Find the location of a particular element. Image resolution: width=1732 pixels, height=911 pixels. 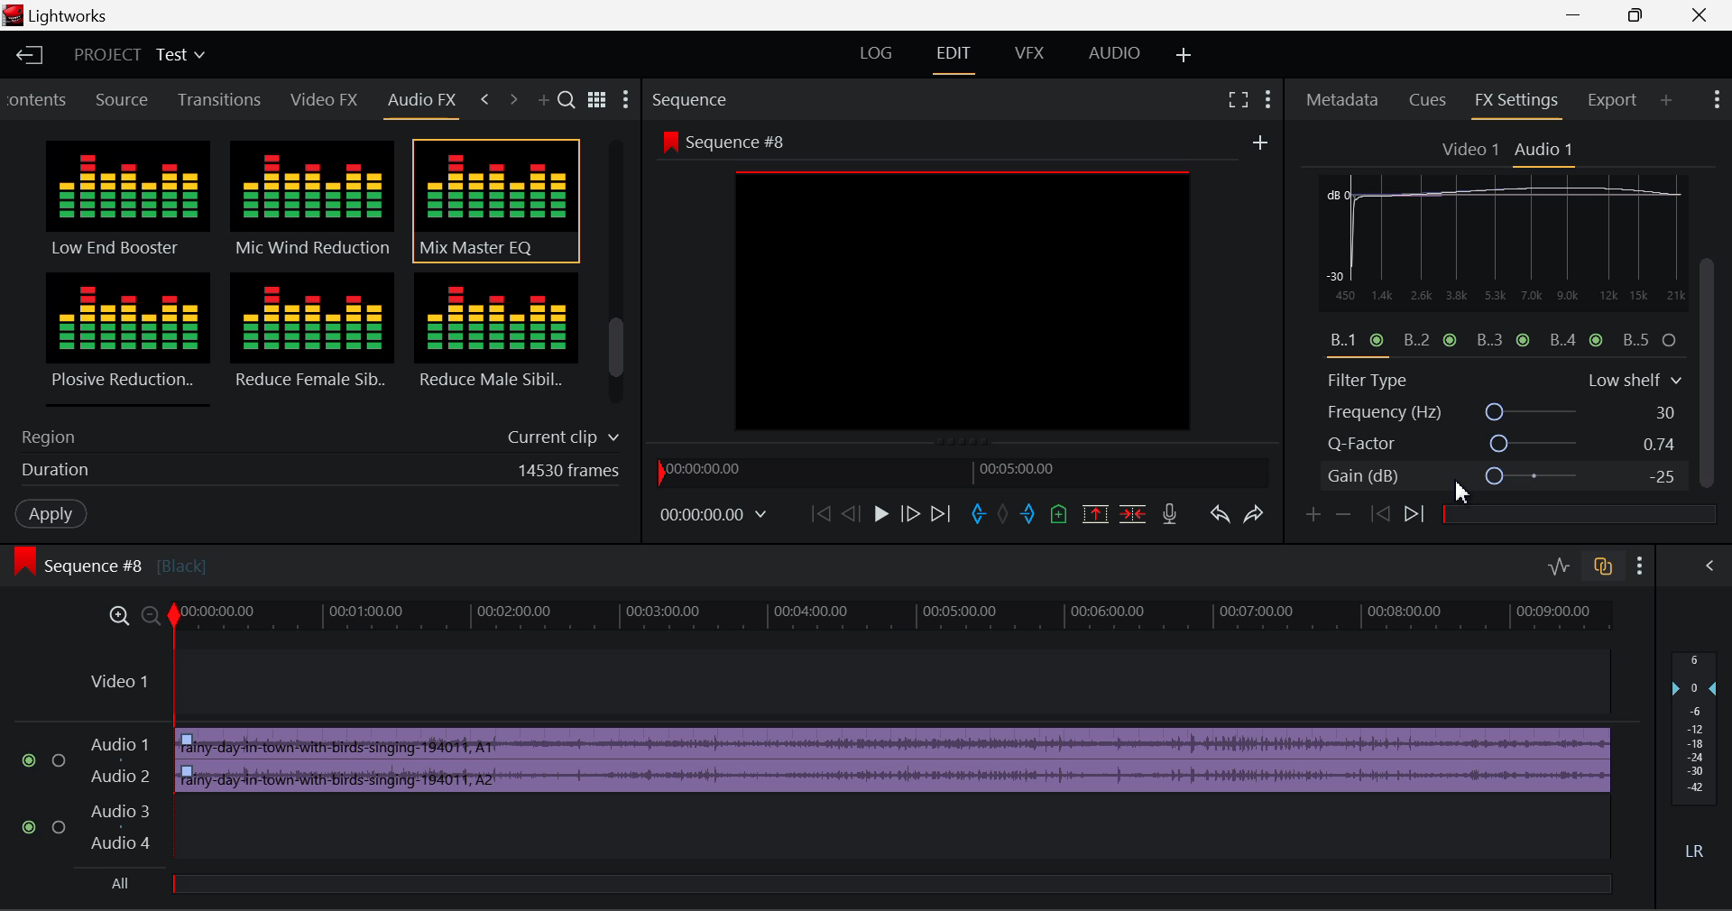

Export is located at coordinates (1613, 100).